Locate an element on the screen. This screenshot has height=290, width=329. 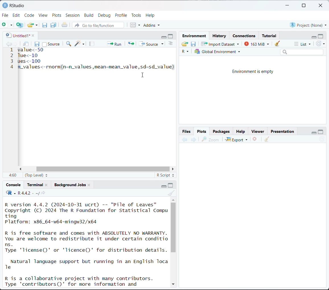
File is located at coordinates (5, 15).